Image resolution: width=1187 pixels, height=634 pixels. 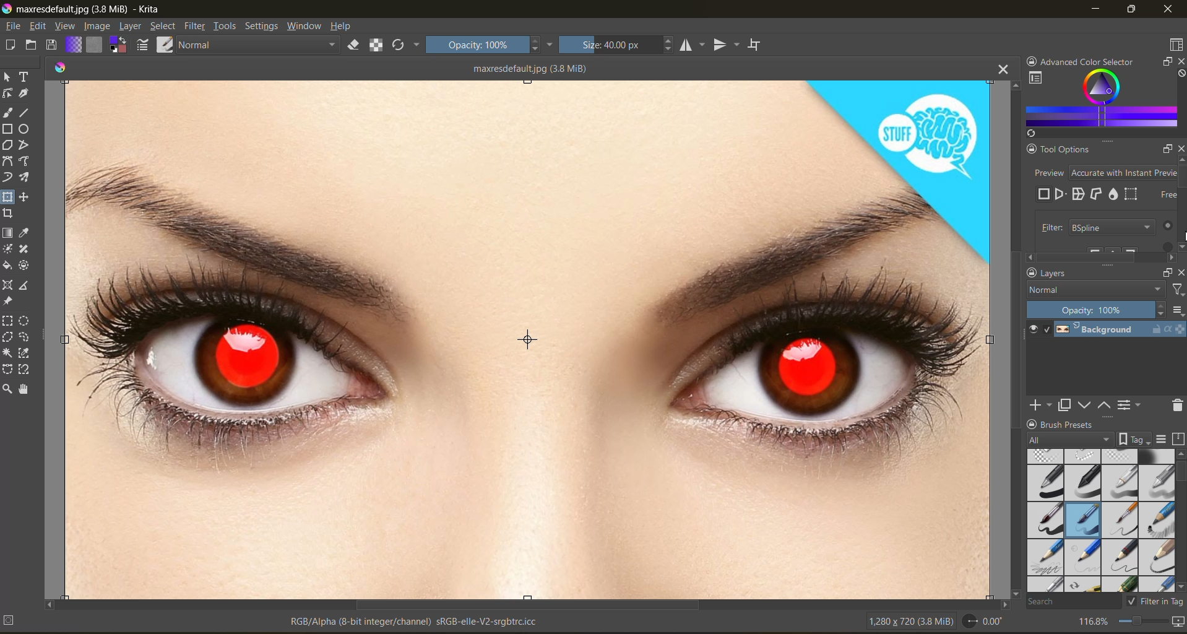 What do you see at coordinates (27, 353) in the screenshot?
I see `tool` at bounding box center [27, 353].